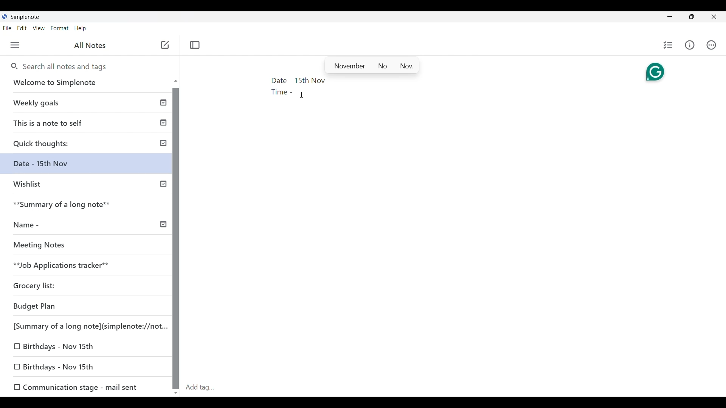 Image resolution: width=726 pixels, height=408 pixels. I want to click on Click to type in tags, so click(454, 388).